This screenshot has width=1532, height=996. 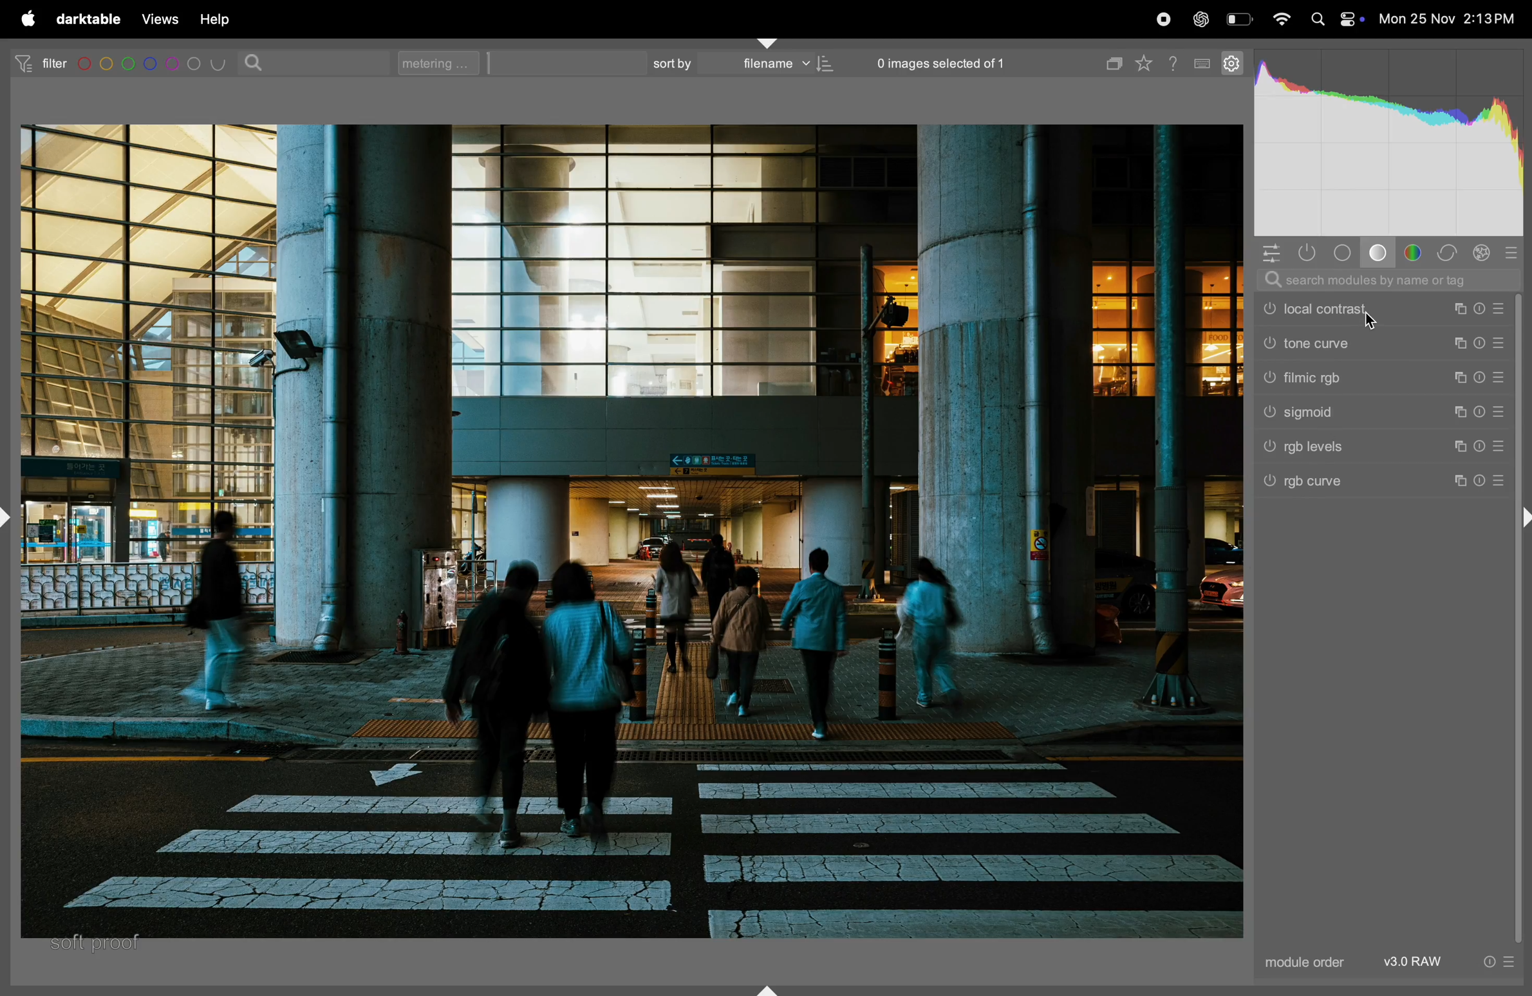 I want to click on tone, so click(x=1345, y=252).